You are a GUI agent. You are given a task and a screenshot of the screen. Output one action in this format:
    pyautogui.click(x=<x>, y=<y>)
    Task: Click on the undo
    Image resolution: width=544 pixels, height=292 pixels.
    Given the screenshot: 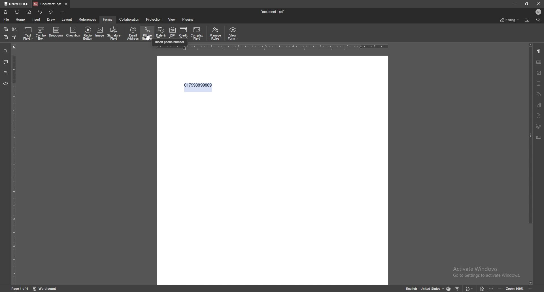 What is the action you would take?
    pyautogui.click(x=40, y=12)
    